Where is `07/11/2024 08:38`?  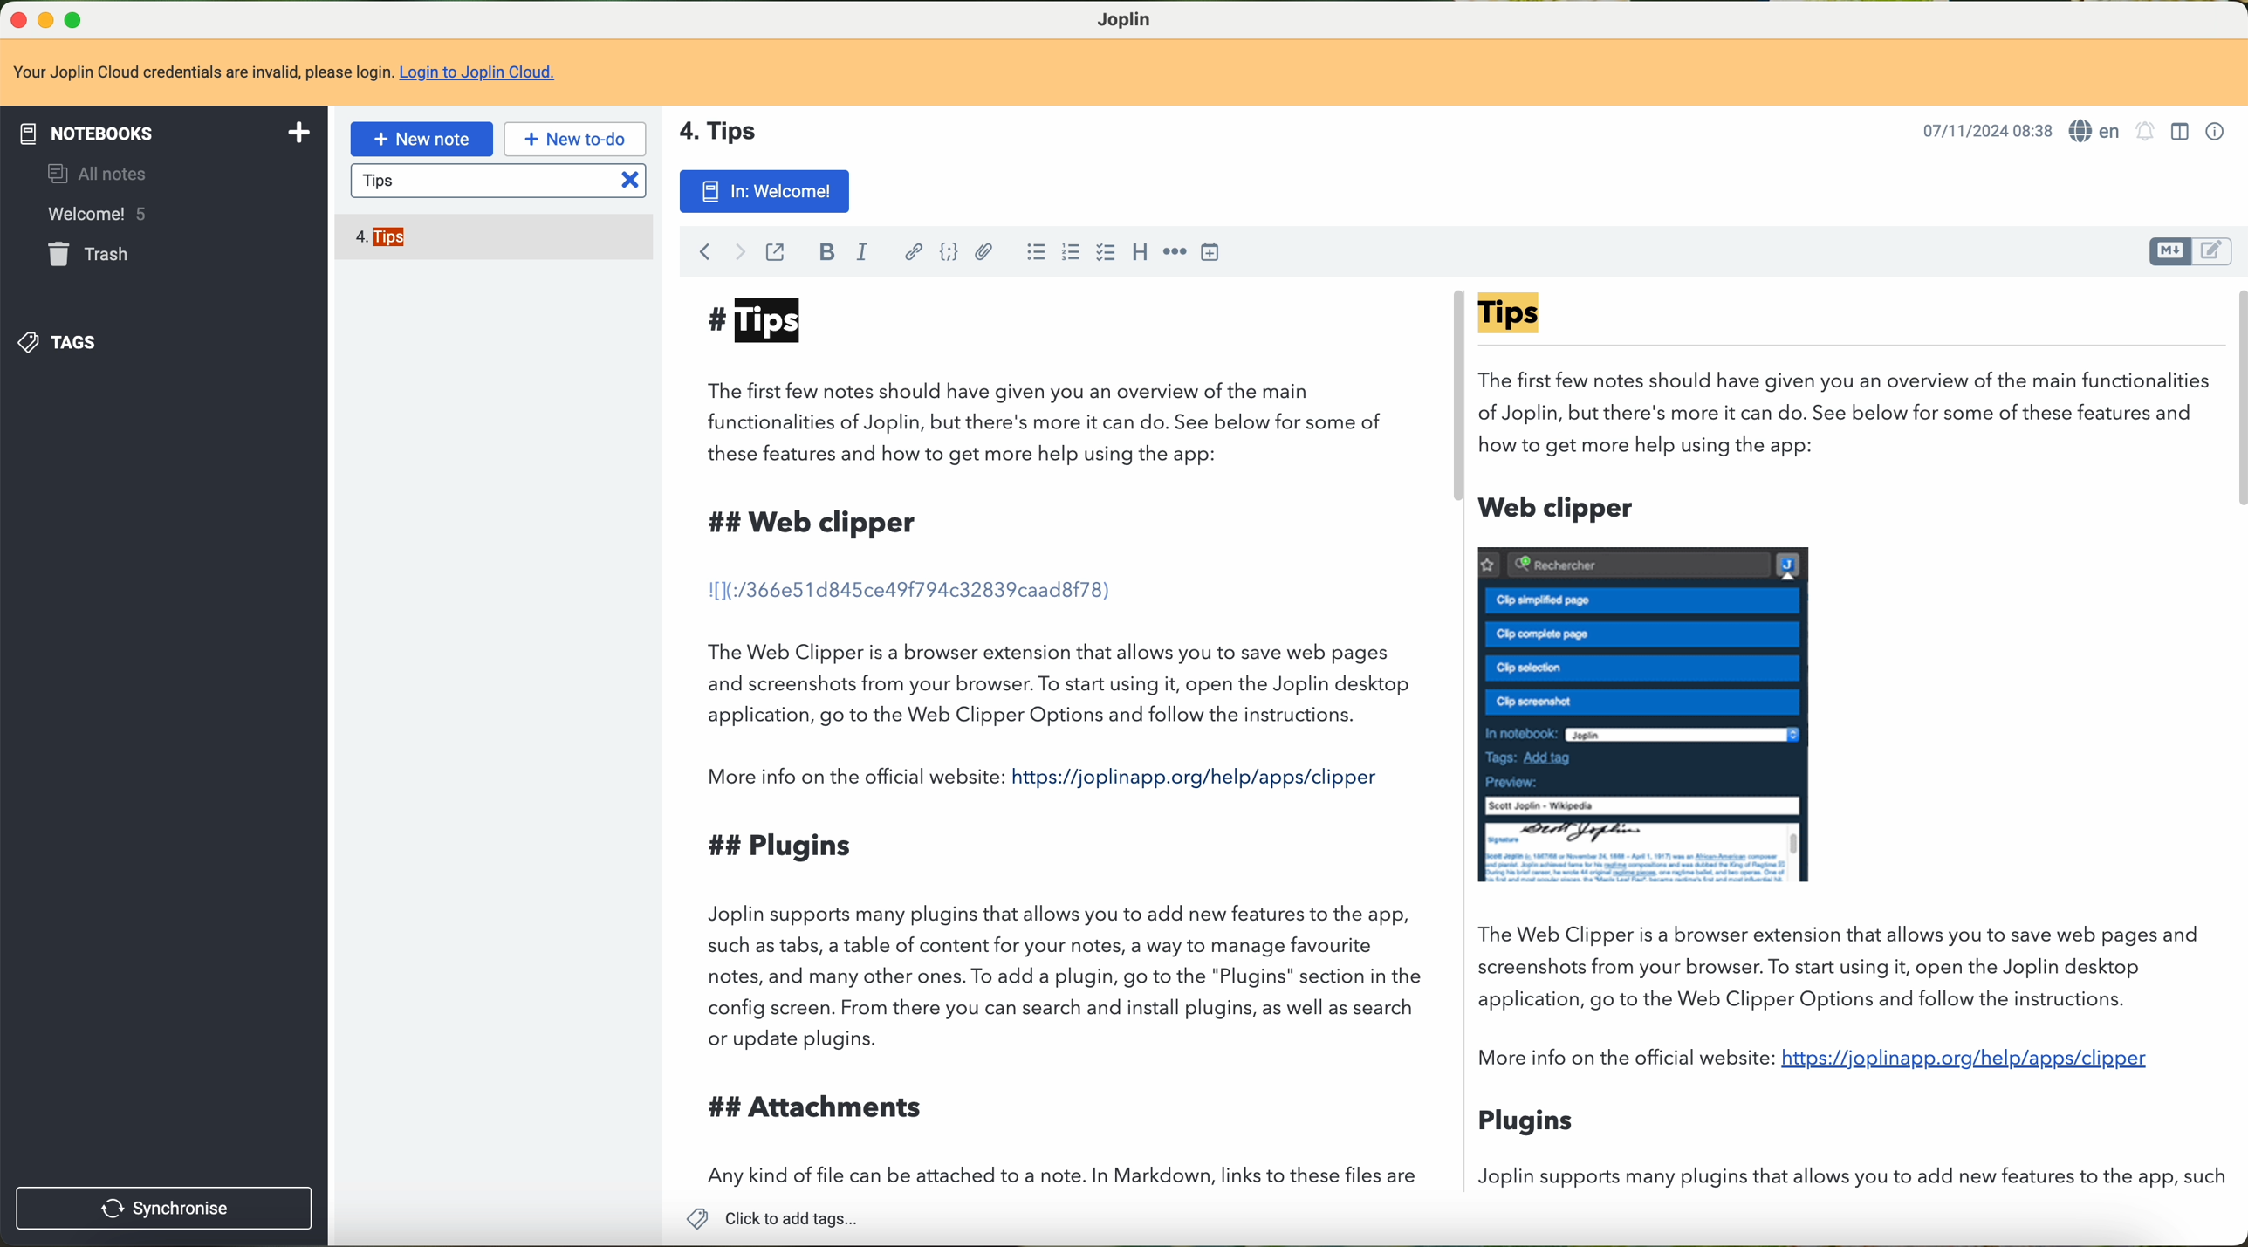
07/11/2024 08:38 is located at coordinates (1986, 130).